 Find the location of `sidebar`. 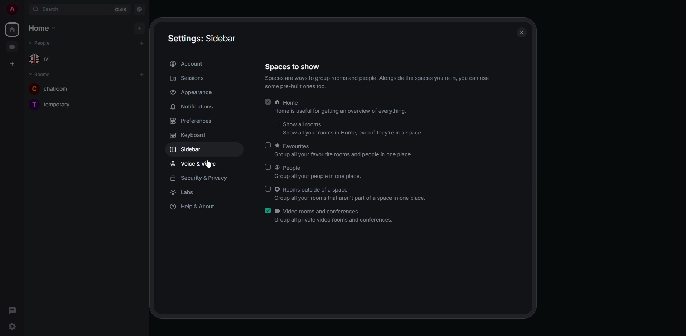

sidebar is located at coordinates (192, 148).